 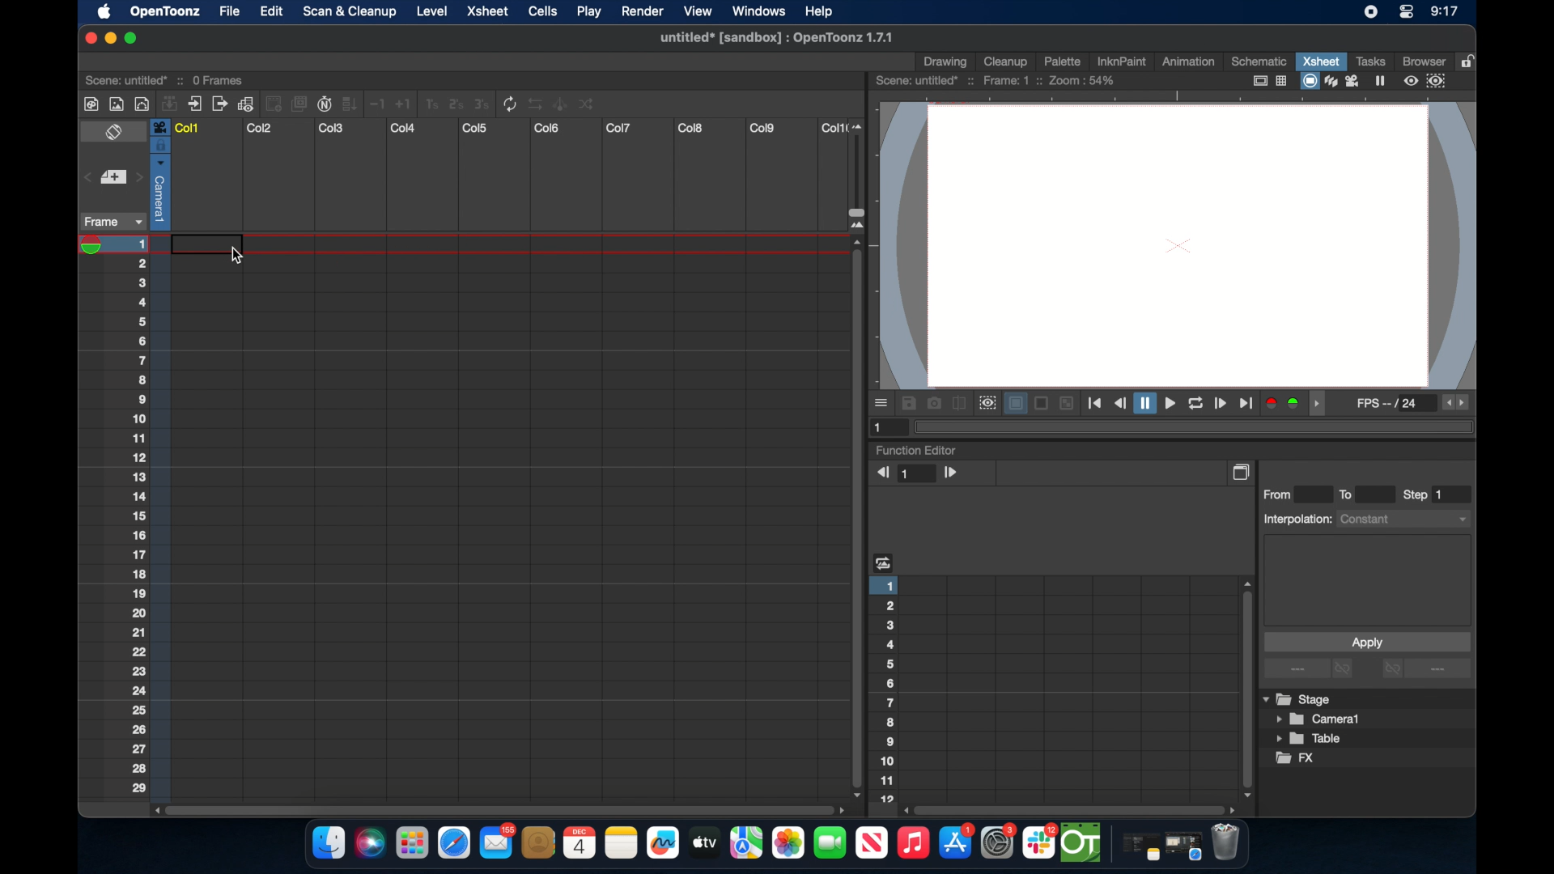 What do you see at coordinates (919, 474) in the screenshot?
I see `1` at bounding box center [919, 474].